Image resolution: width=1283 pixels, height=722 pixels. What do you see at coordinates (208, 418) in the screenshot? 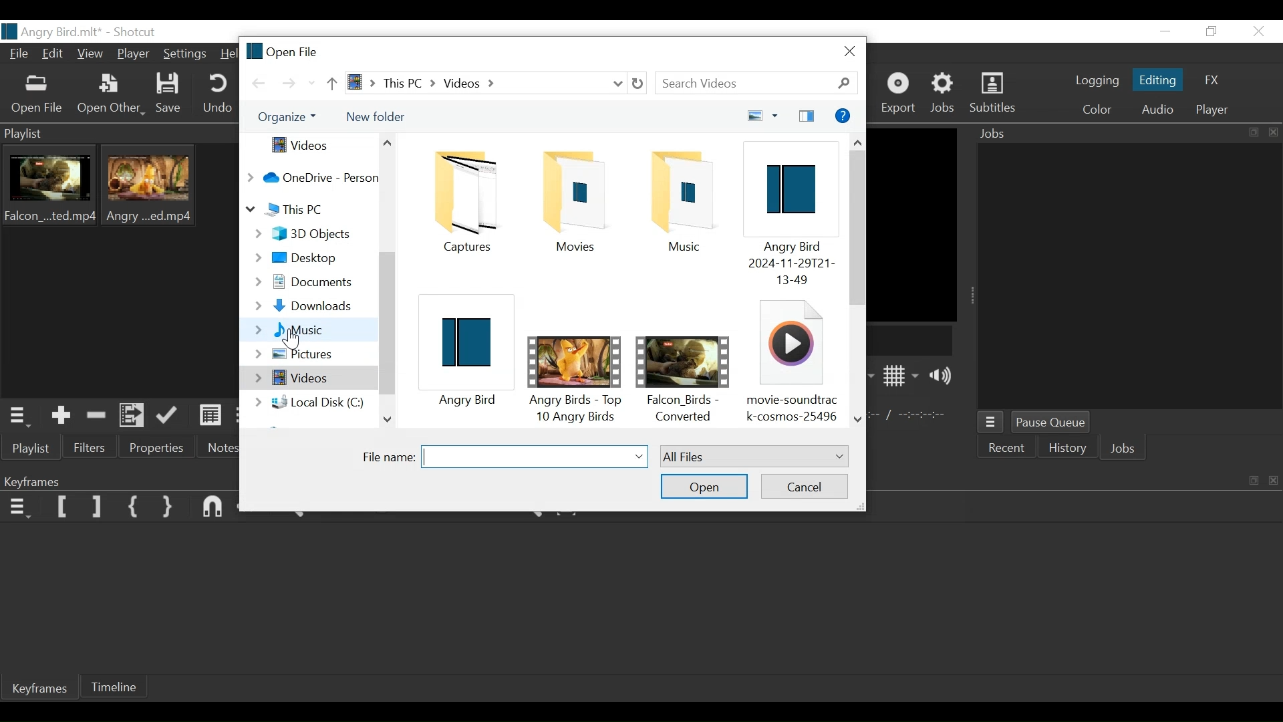
I see `View as detail` at bounding box center [208, 418].